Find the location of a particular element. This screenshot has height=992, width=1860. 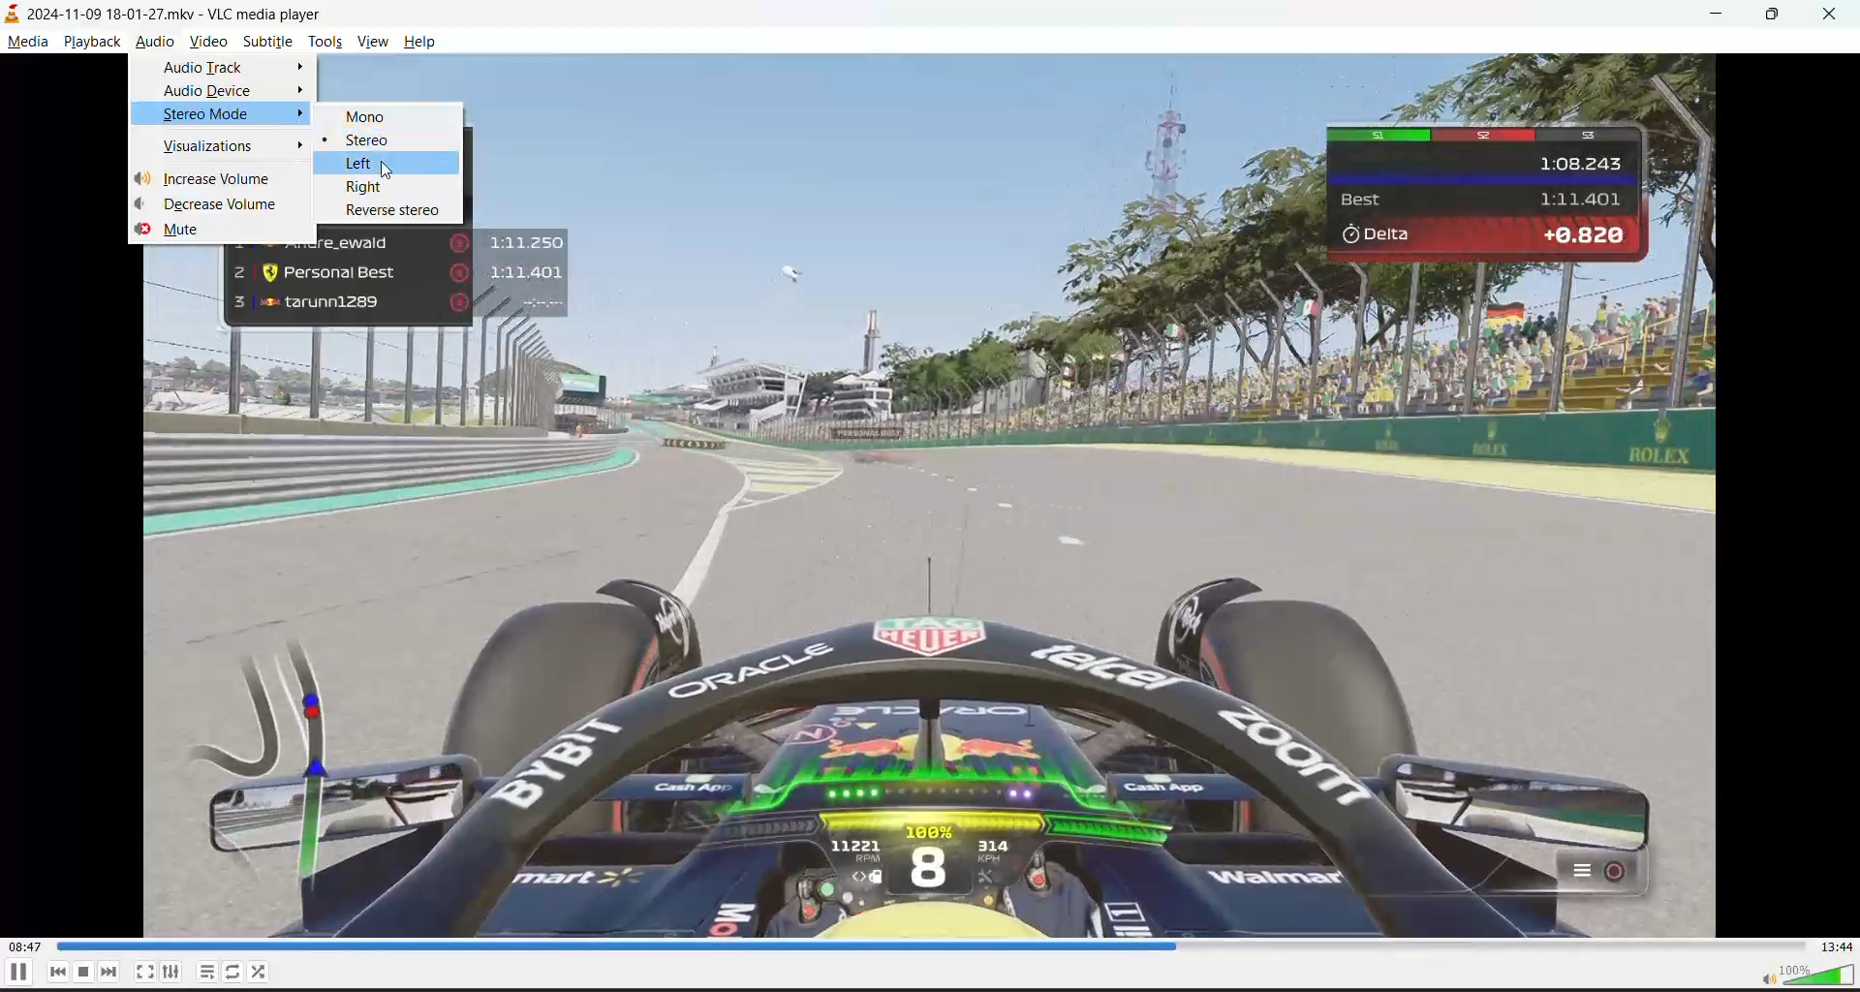

visualizations is located at coordinates (212, 145).